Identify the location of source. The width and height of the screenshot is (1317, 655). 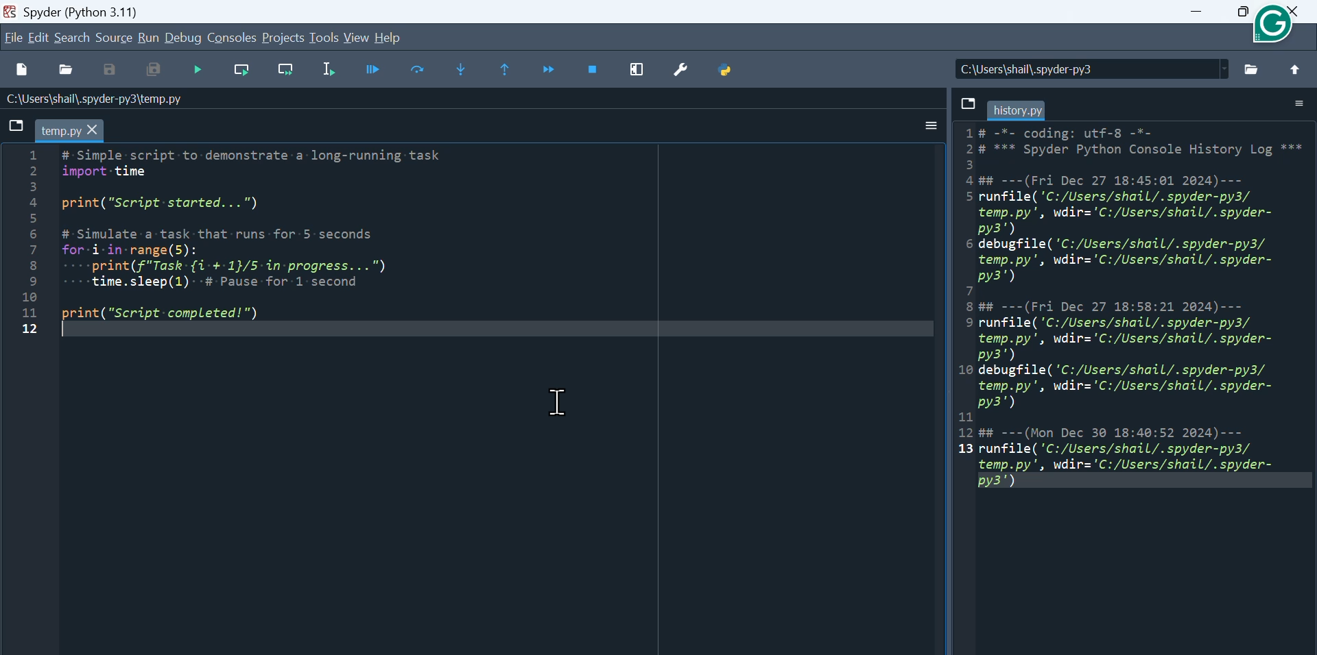
(116, 38).